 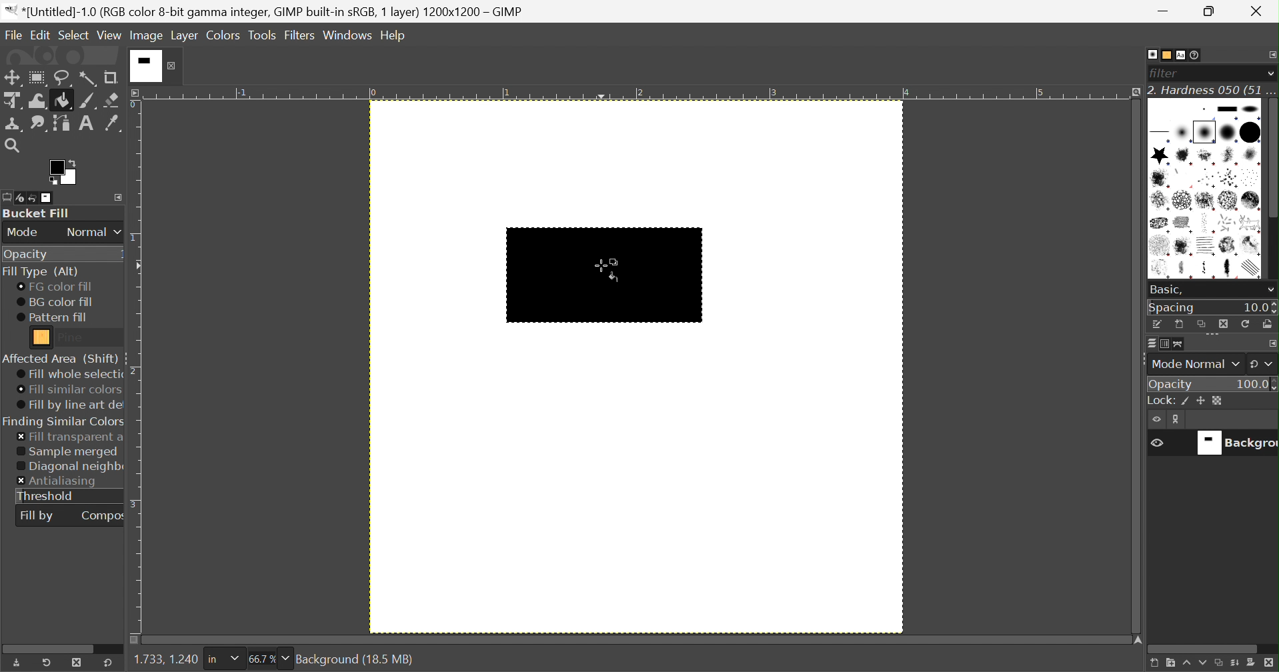 I want to click on 1.733, 1.240, so click(x=164, y=660).